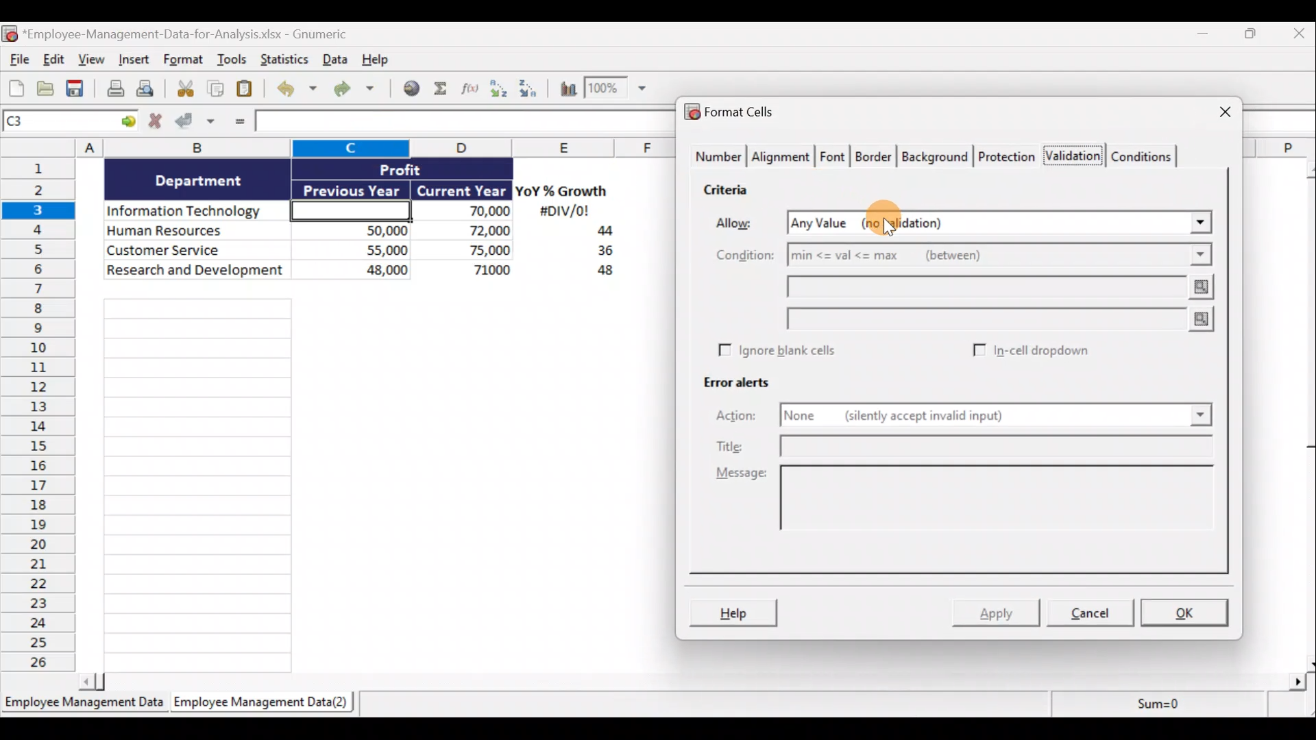  I want to click on Sort descending, so click(526, 86).